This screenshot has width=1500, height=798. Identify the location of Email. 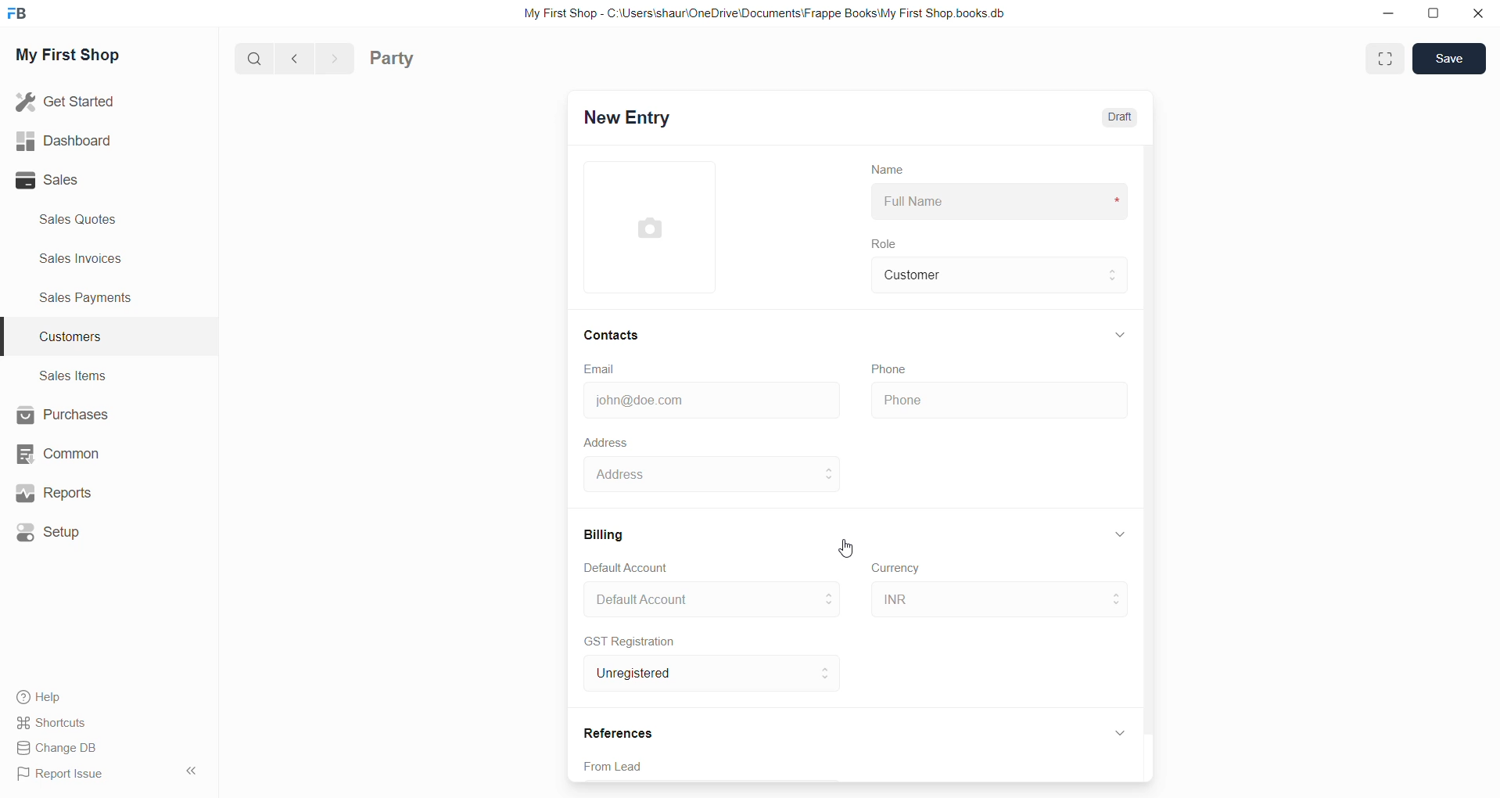
(602, 368).